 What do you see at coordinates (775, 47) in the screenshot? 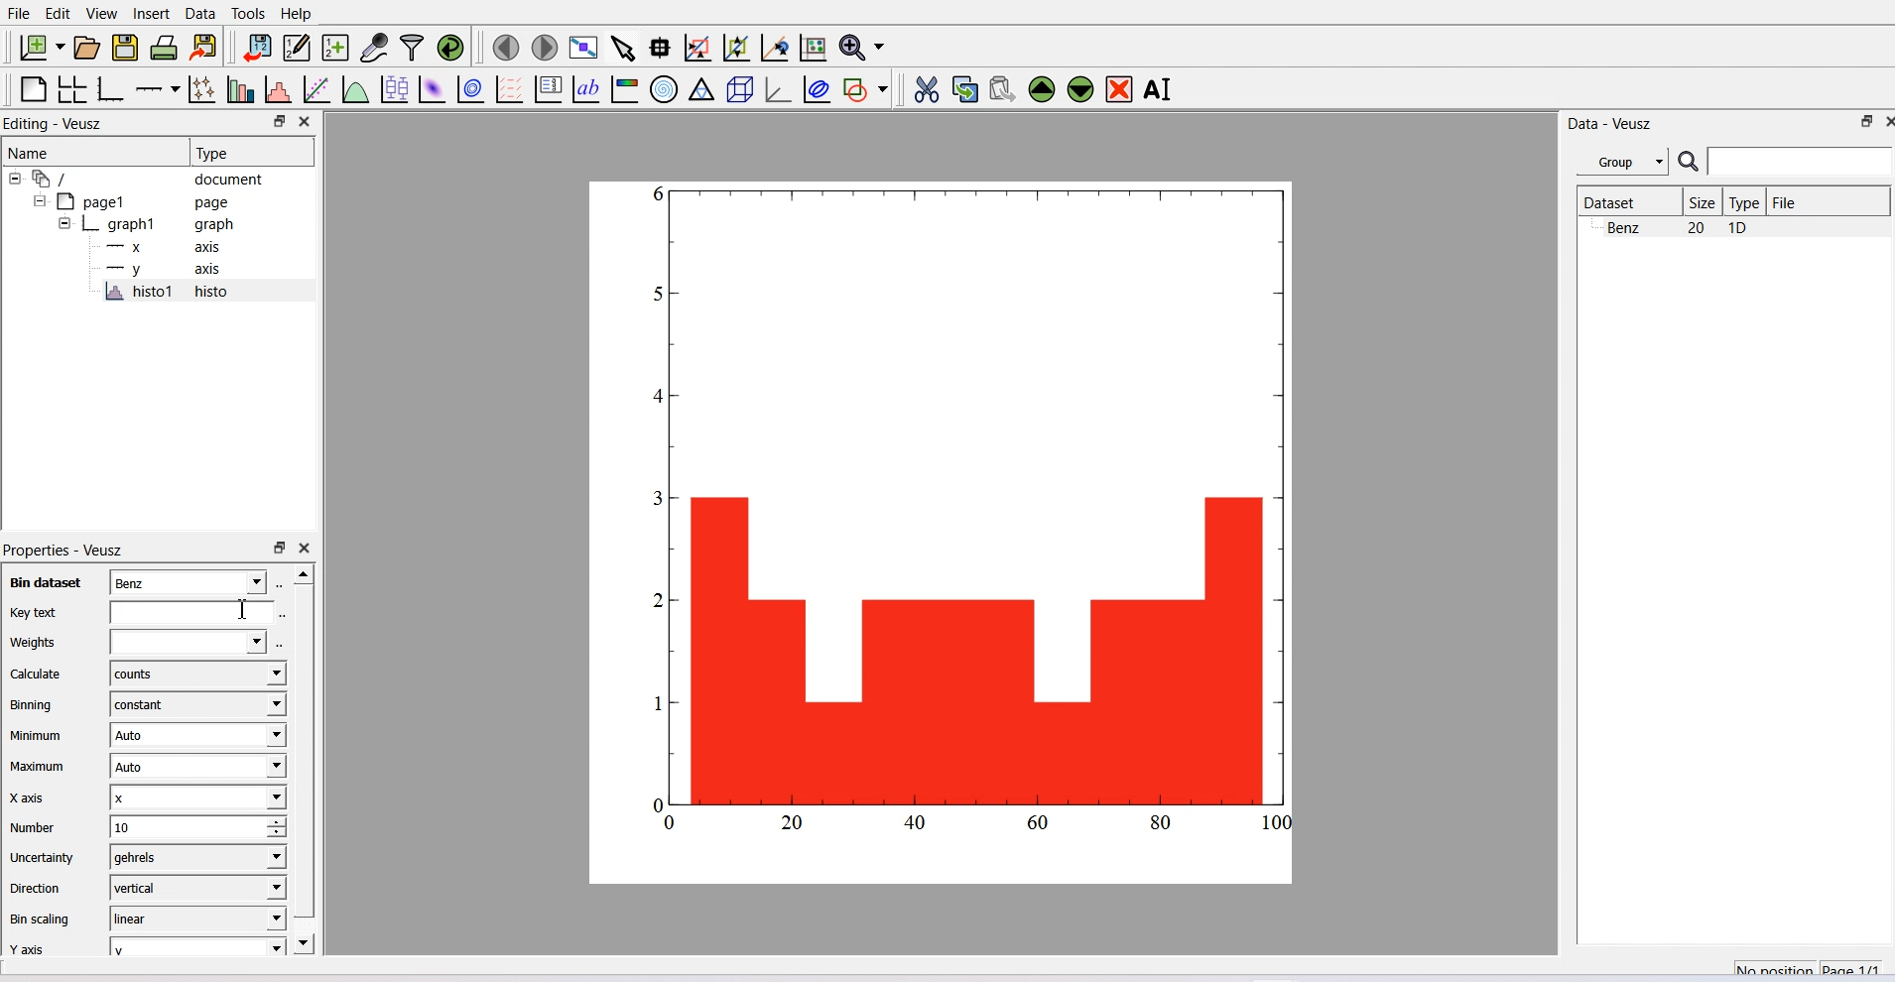
I see `Recenter graph axes` at bounding box center [775, 47].